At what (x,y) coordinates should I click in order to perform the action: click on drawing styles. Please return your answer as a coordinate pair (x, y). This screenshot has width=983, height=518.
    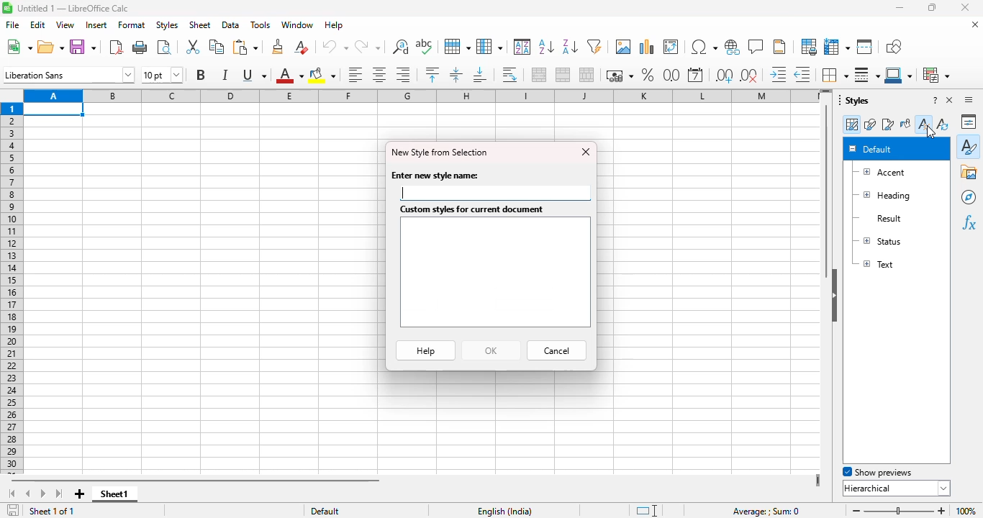
    Looking at the image, I should click on (870, 124).